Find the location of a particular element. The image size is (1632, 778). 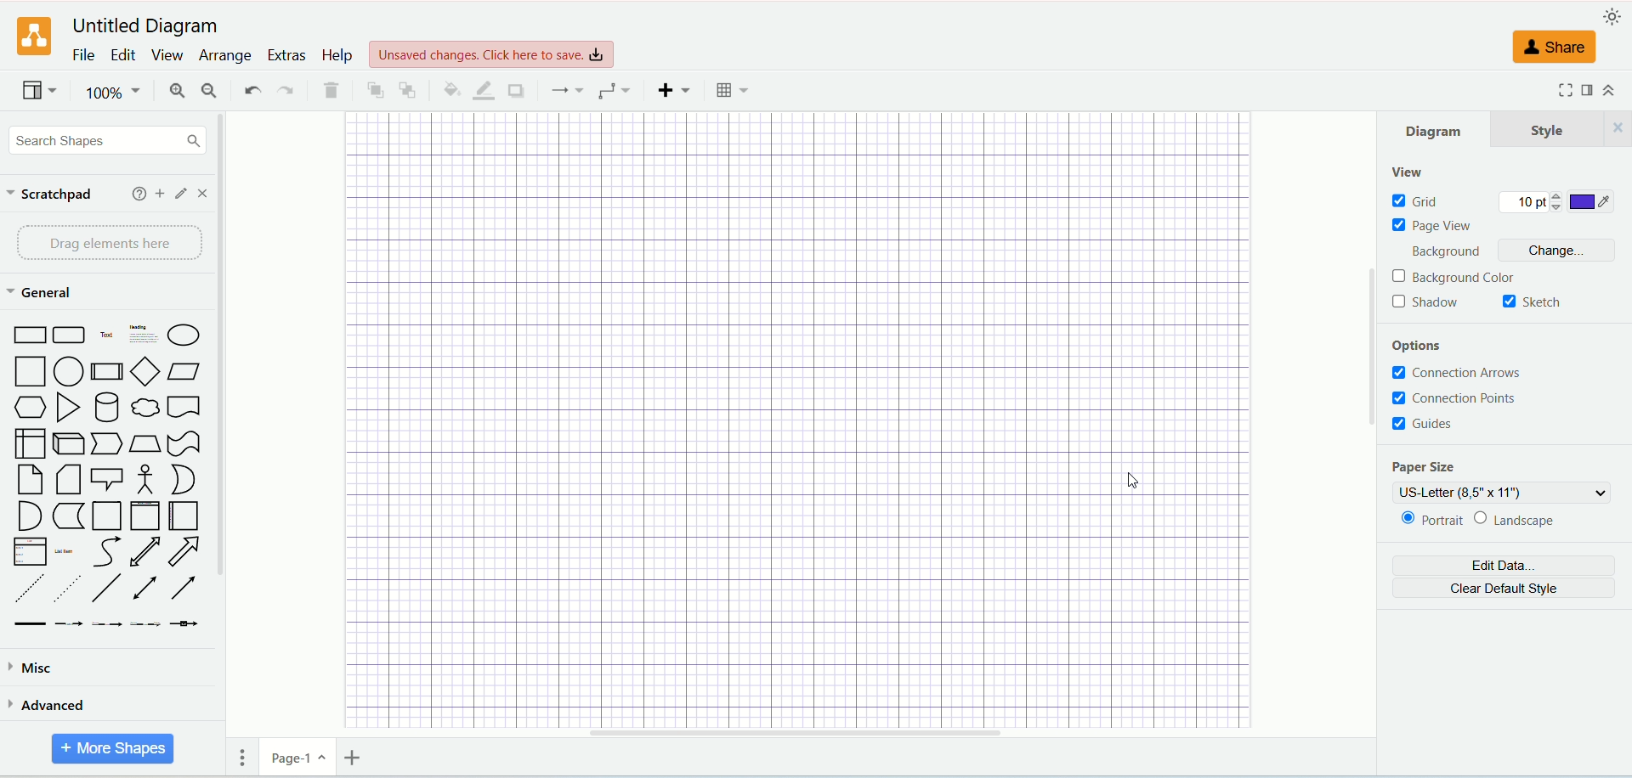

paper size is located at coordinates (1421, 466).